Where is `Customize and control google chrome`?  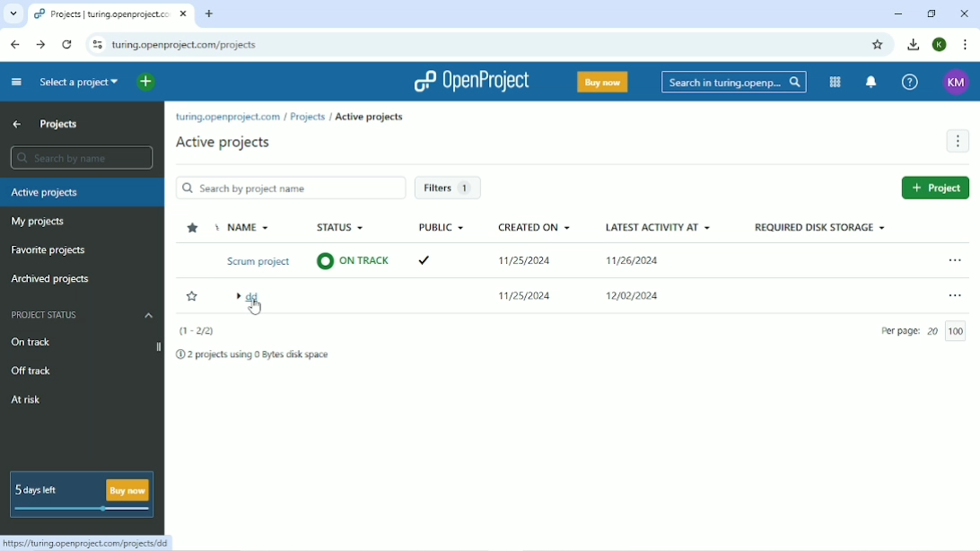 Customize and control google chrome is located at coordinates (967, 45).